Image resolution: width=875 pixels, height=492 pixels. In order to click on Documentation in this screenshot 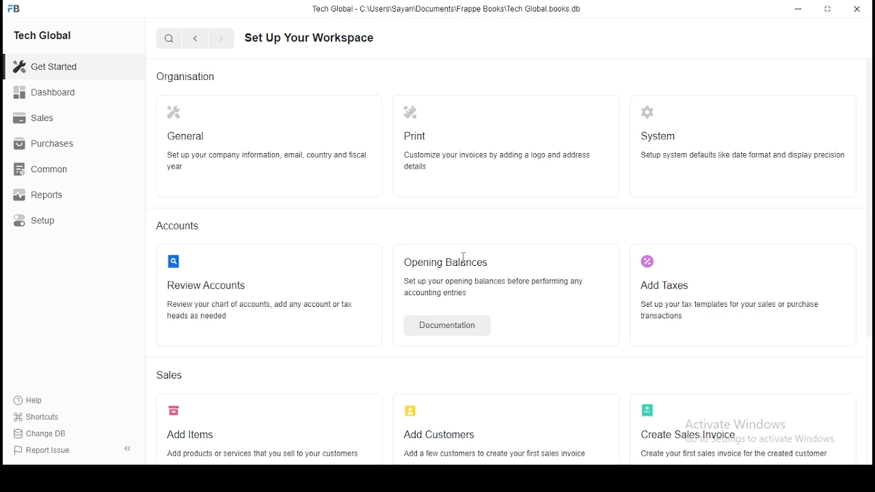, I will do `click(446, 325)`.